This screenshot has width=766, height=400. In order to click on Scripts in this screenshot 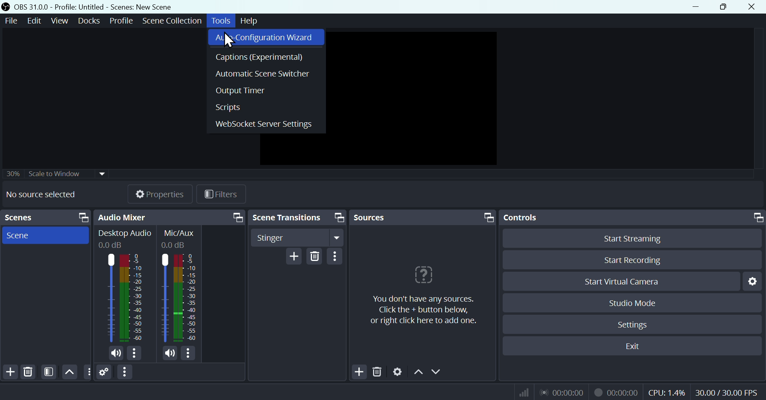, I will do `click(266, 107)`.